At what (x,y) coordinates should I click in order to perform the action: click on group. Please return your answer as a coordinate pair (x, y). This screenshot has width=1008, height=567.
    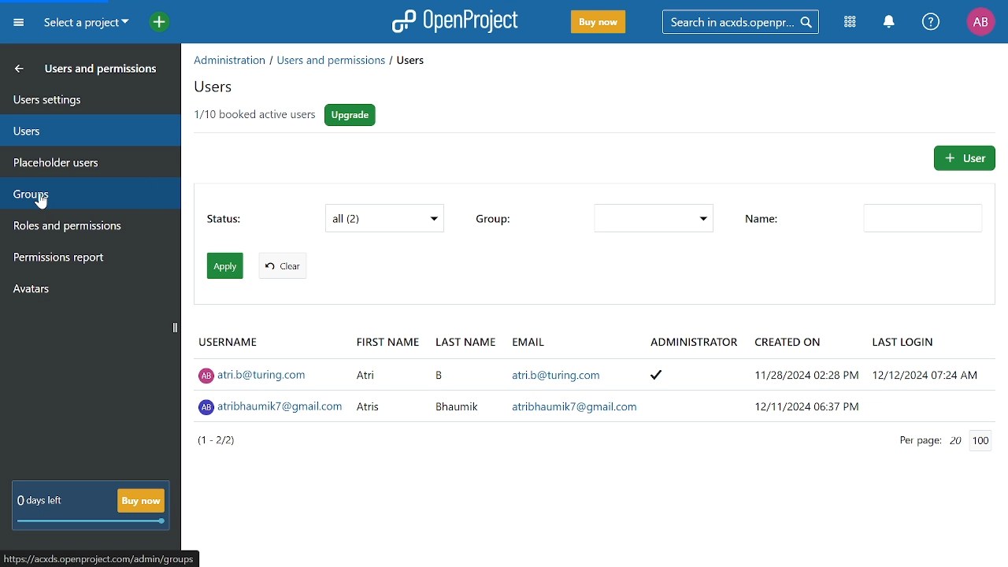
    Looking at the image, I should click on (492, 219).